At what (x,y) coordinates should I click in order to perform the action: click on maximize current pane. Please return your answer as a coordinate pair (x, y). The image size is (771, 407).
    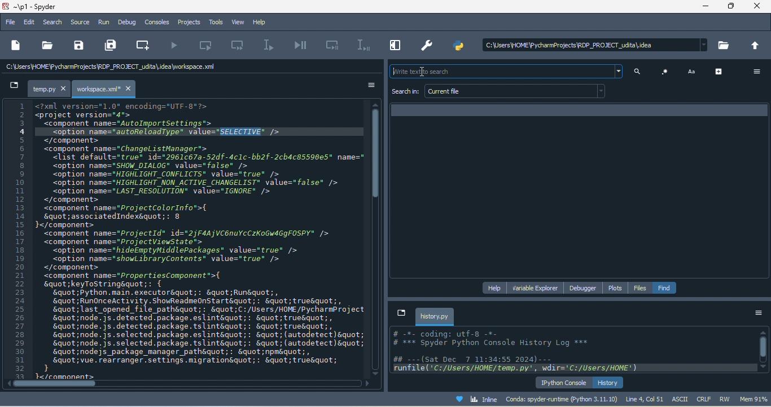
    Looking at the image, I should click on (393, 47).